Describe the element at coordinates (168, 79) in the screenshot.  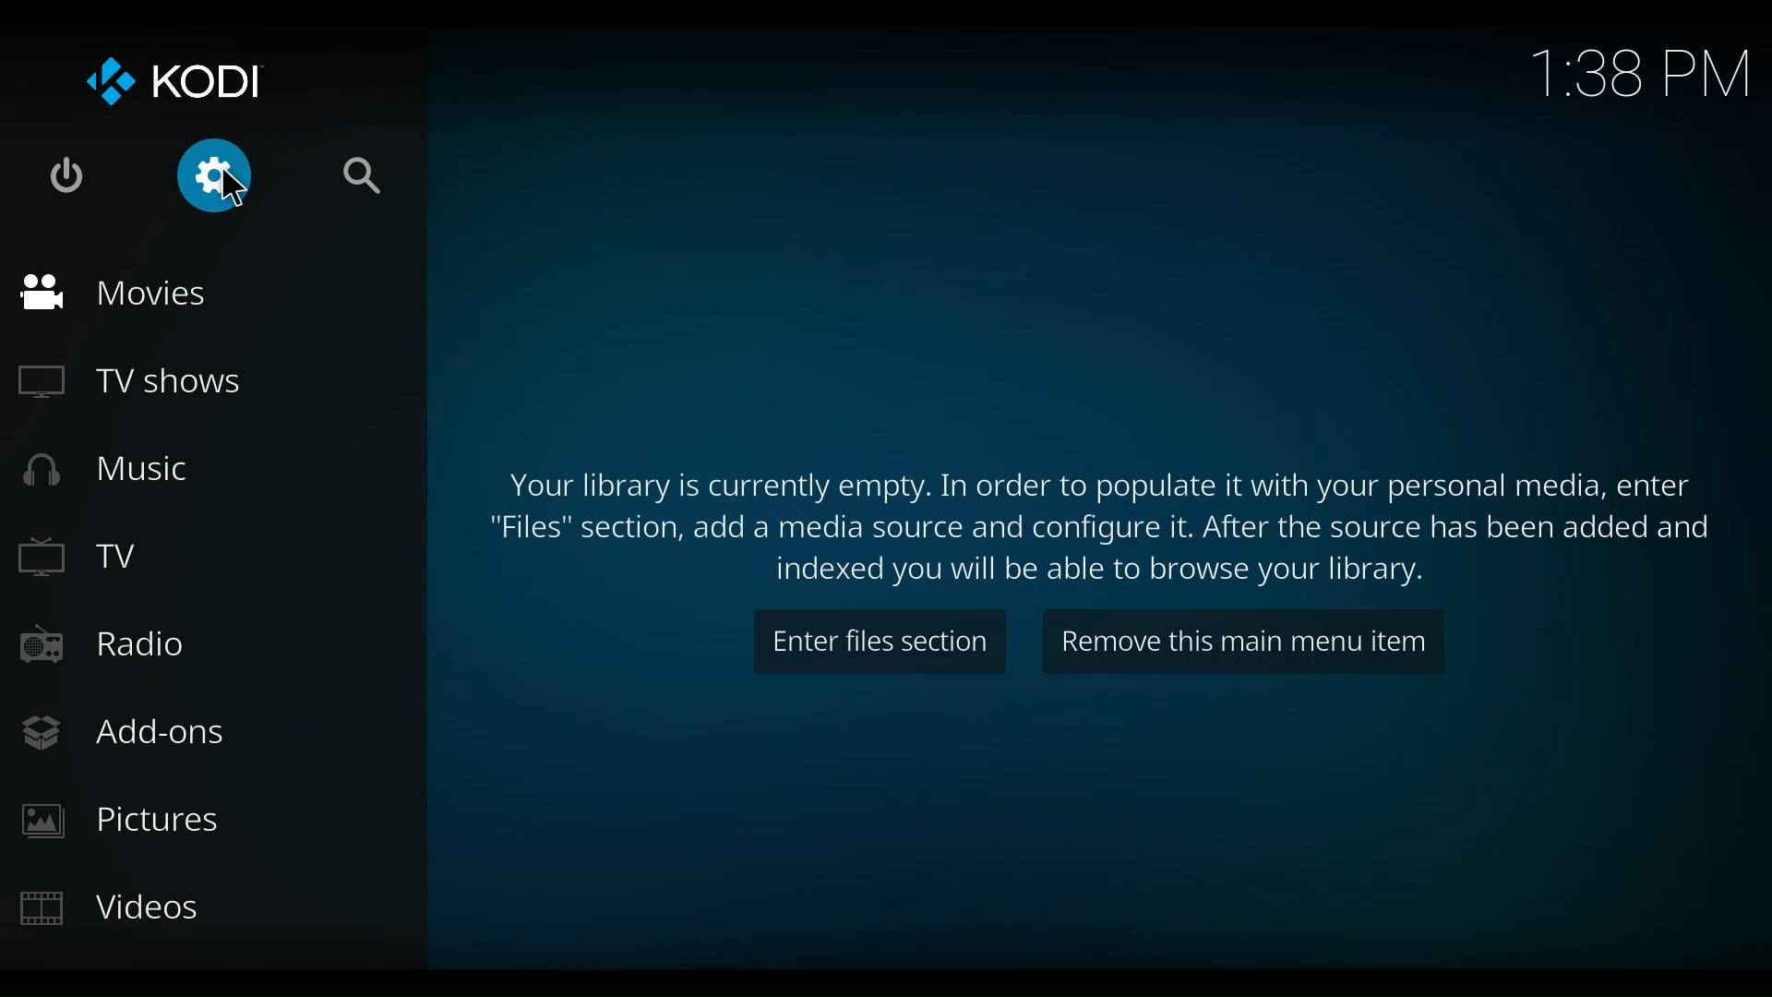
I see `Kodi` at that location.